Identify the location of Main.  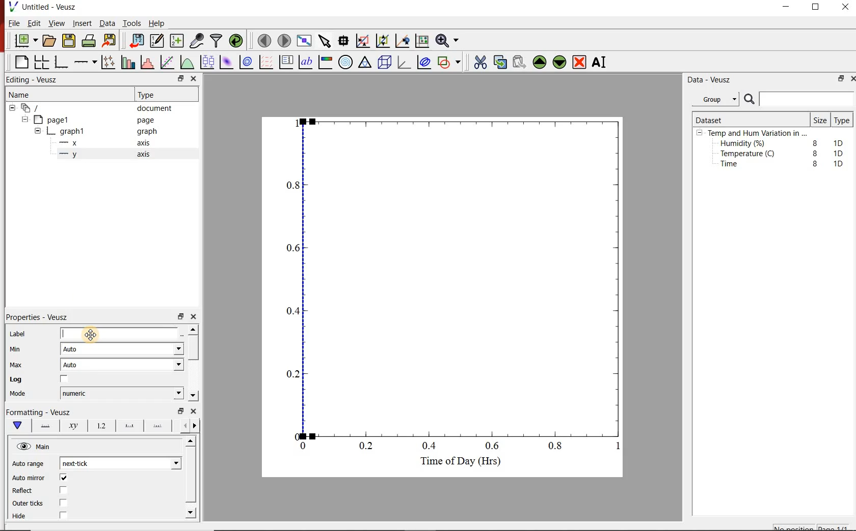
(50, 448).